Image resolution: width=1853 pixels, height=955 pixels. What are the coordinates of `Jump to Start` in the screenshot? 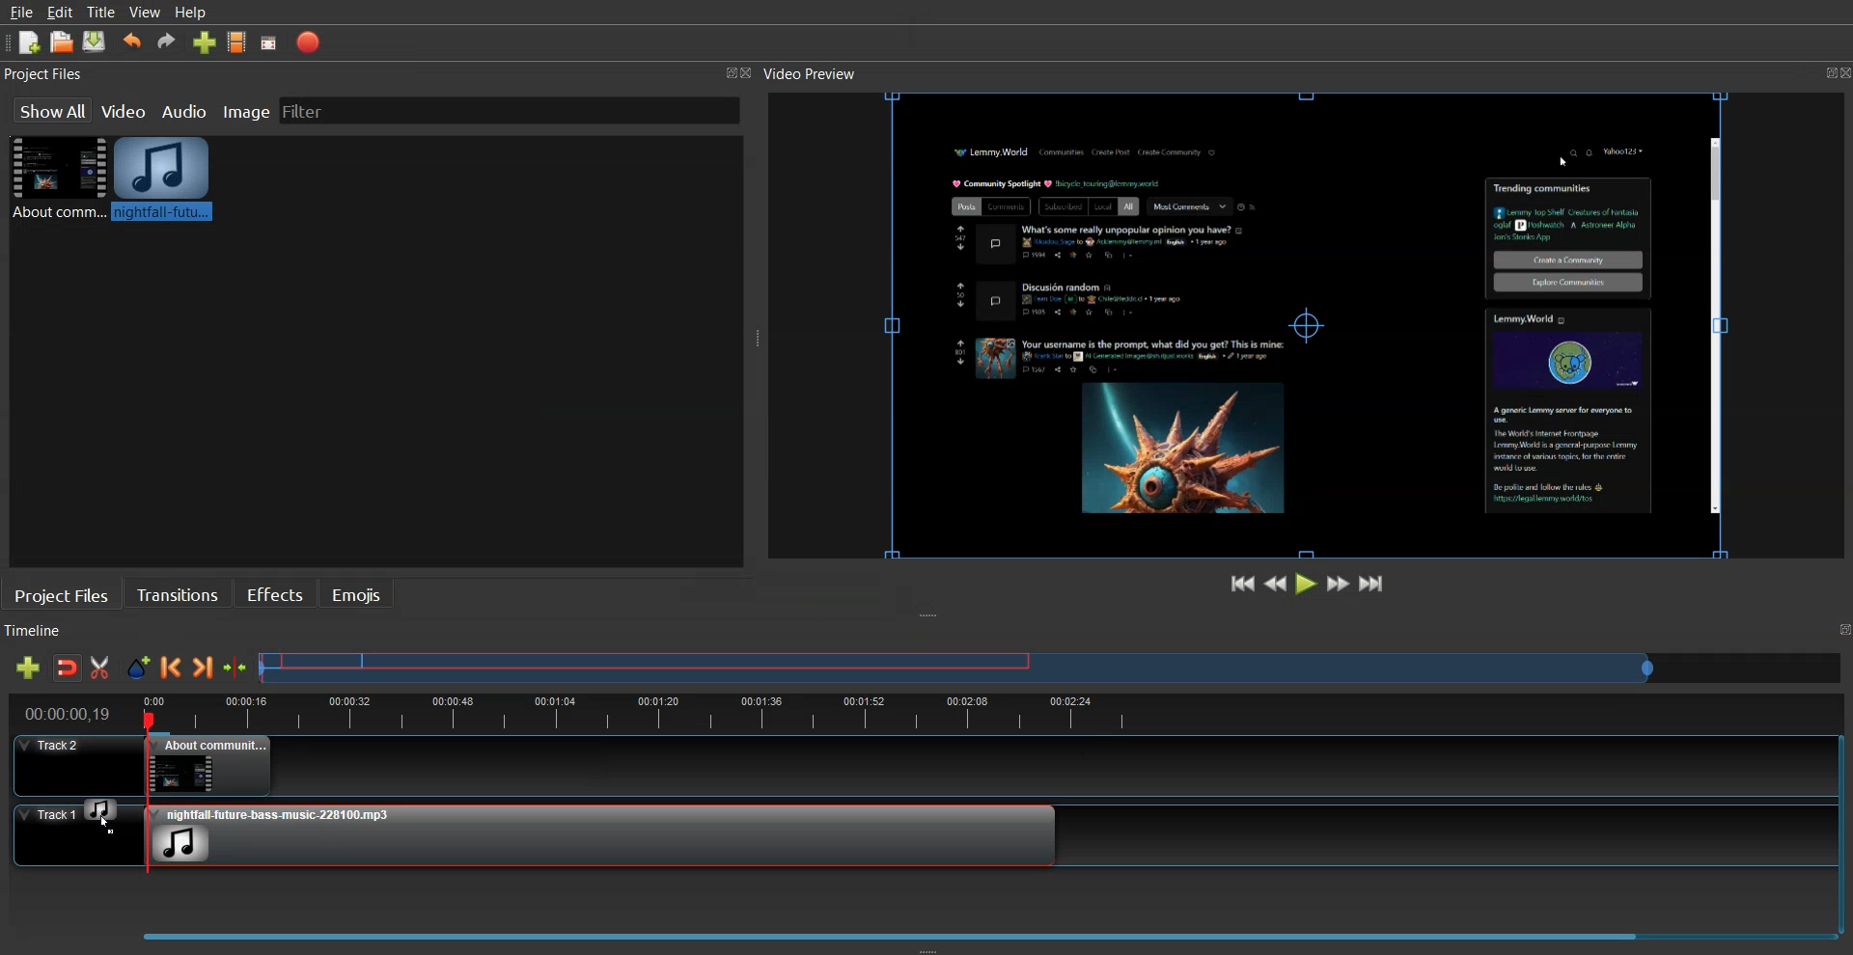 It's located at (1244, 584).